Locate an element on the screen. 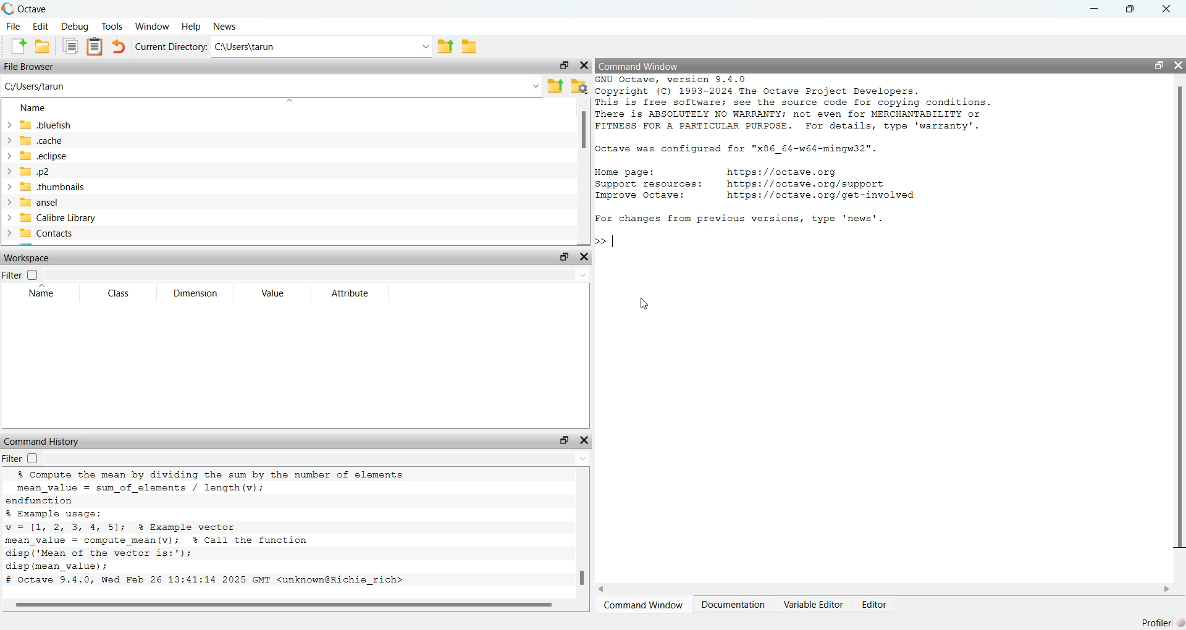  calibre library is located at coordinates (59, 219).